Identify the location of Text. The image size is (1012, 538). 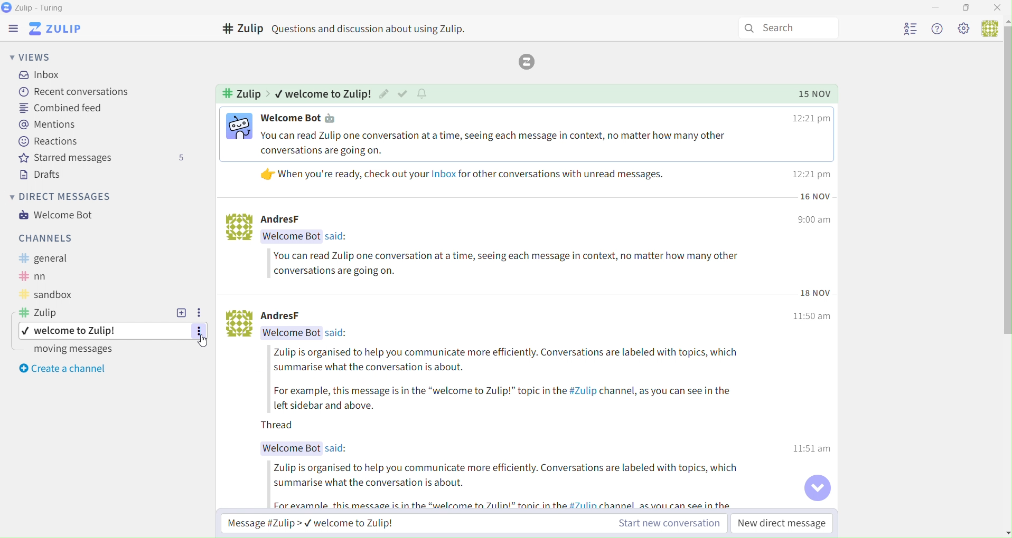
(52, 258).